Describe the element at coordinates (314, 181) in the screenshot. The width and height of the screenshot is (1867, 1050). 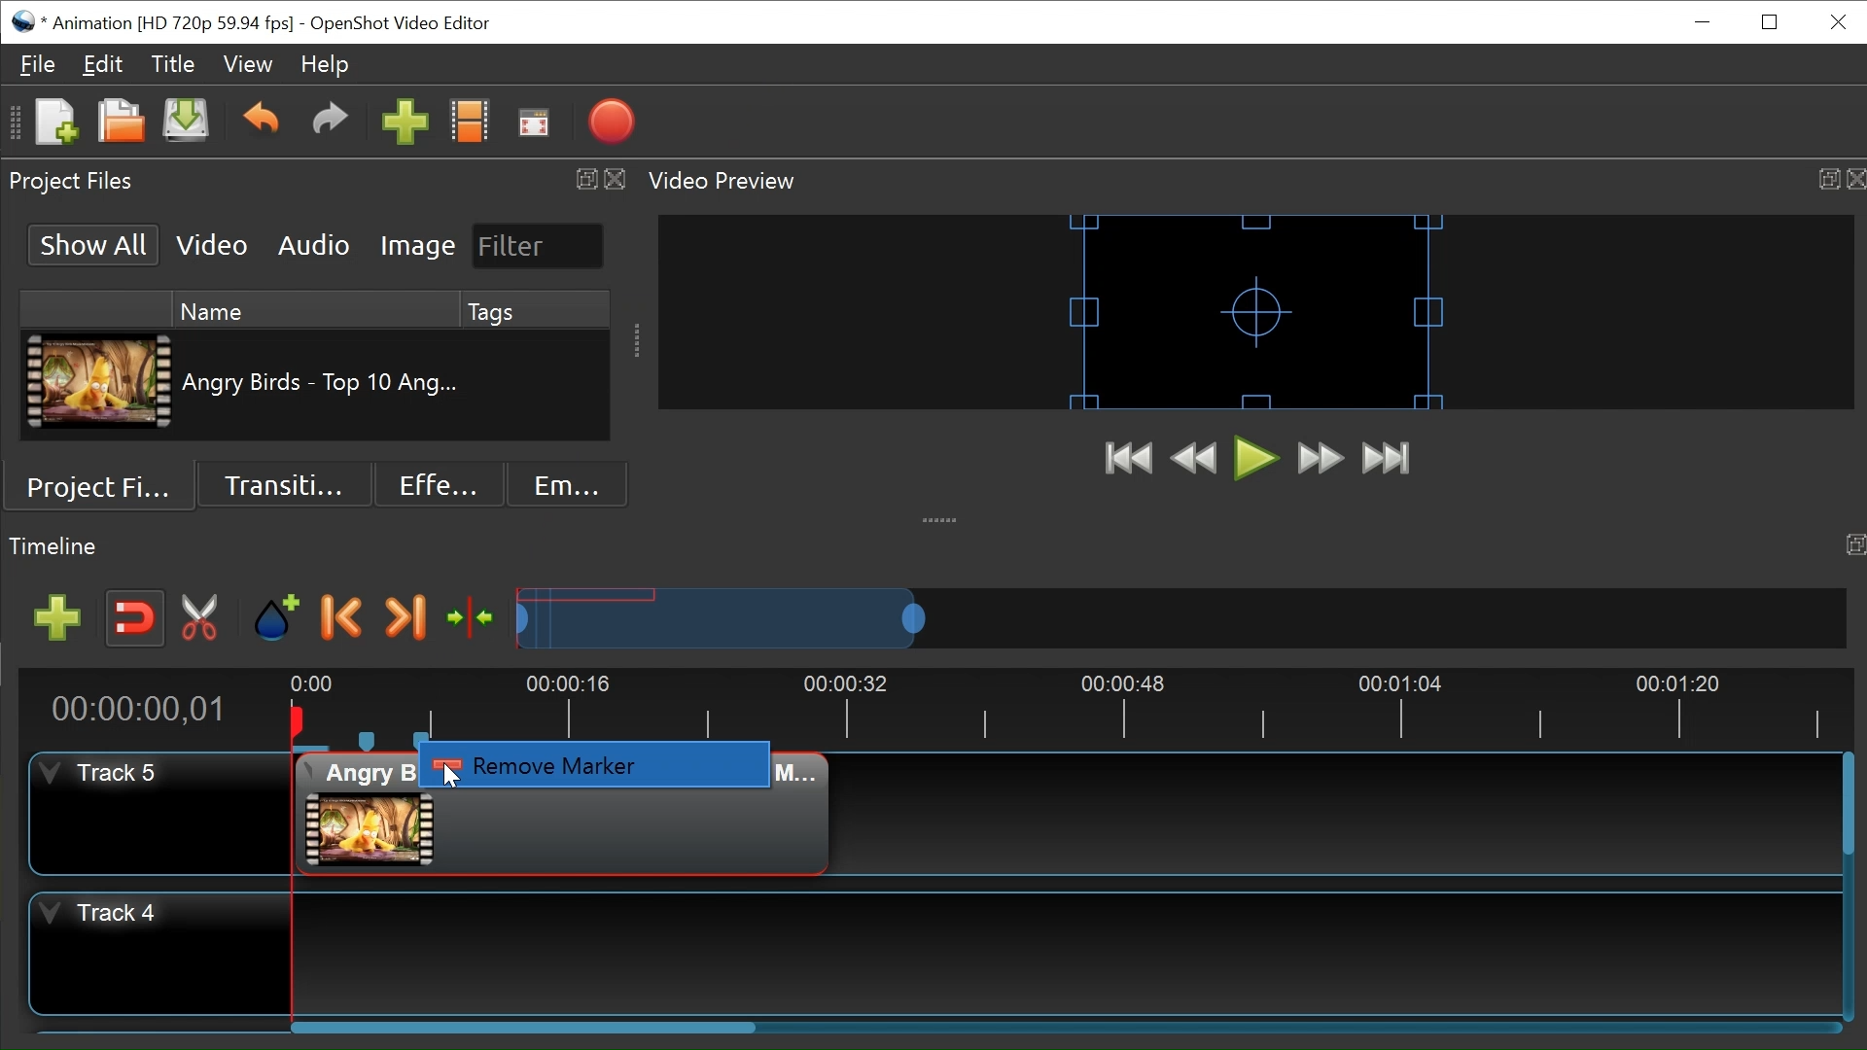
I see `Project Files Panel` at that location.